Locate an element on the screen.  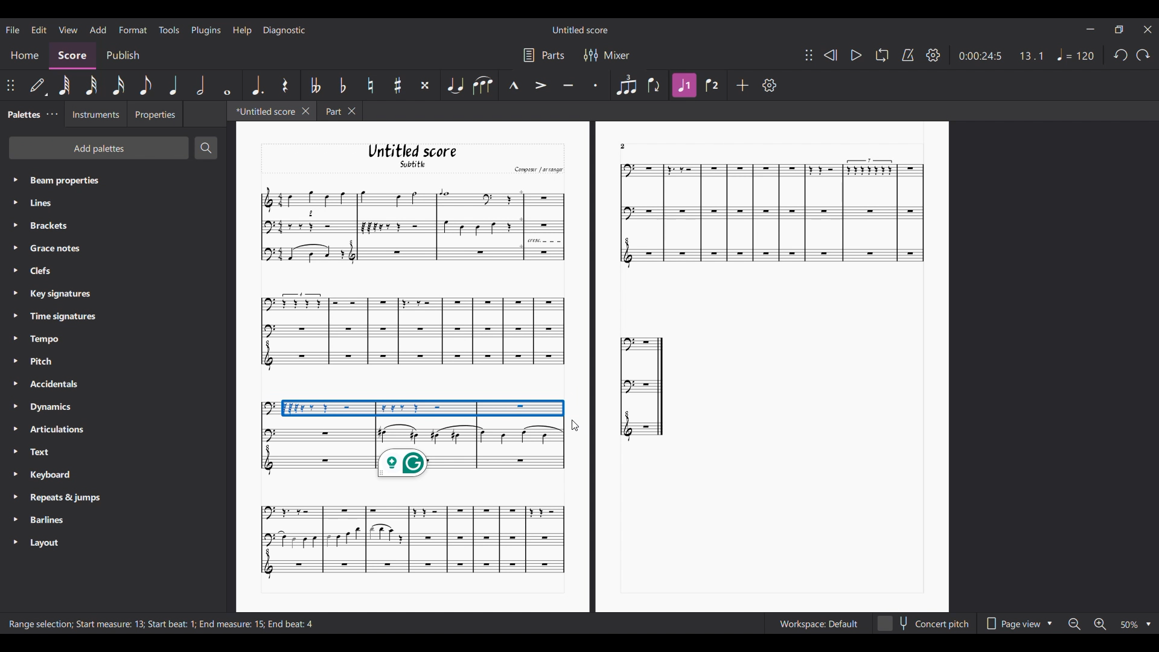
Loop playback is located at coordinates (882, 54).